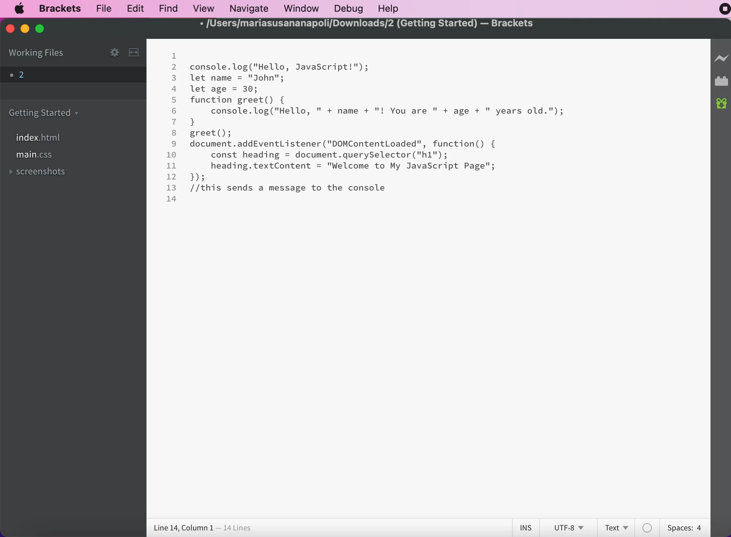  What do you see at coordinates (378, 121) in the screenshot?
I see `console. log("Hello, JavaScript!");let name = "John";let age = 30;function greet() {console.log("Hello, " + name + "! You are " + age + " years old.");}greet();document.addEventListener ("DOMContentLoaded", function() {const heading = document.querySelector("h1");heading.textContent = "Welcome to My JavaScript Page"; });` at bounding box center [378, 121].